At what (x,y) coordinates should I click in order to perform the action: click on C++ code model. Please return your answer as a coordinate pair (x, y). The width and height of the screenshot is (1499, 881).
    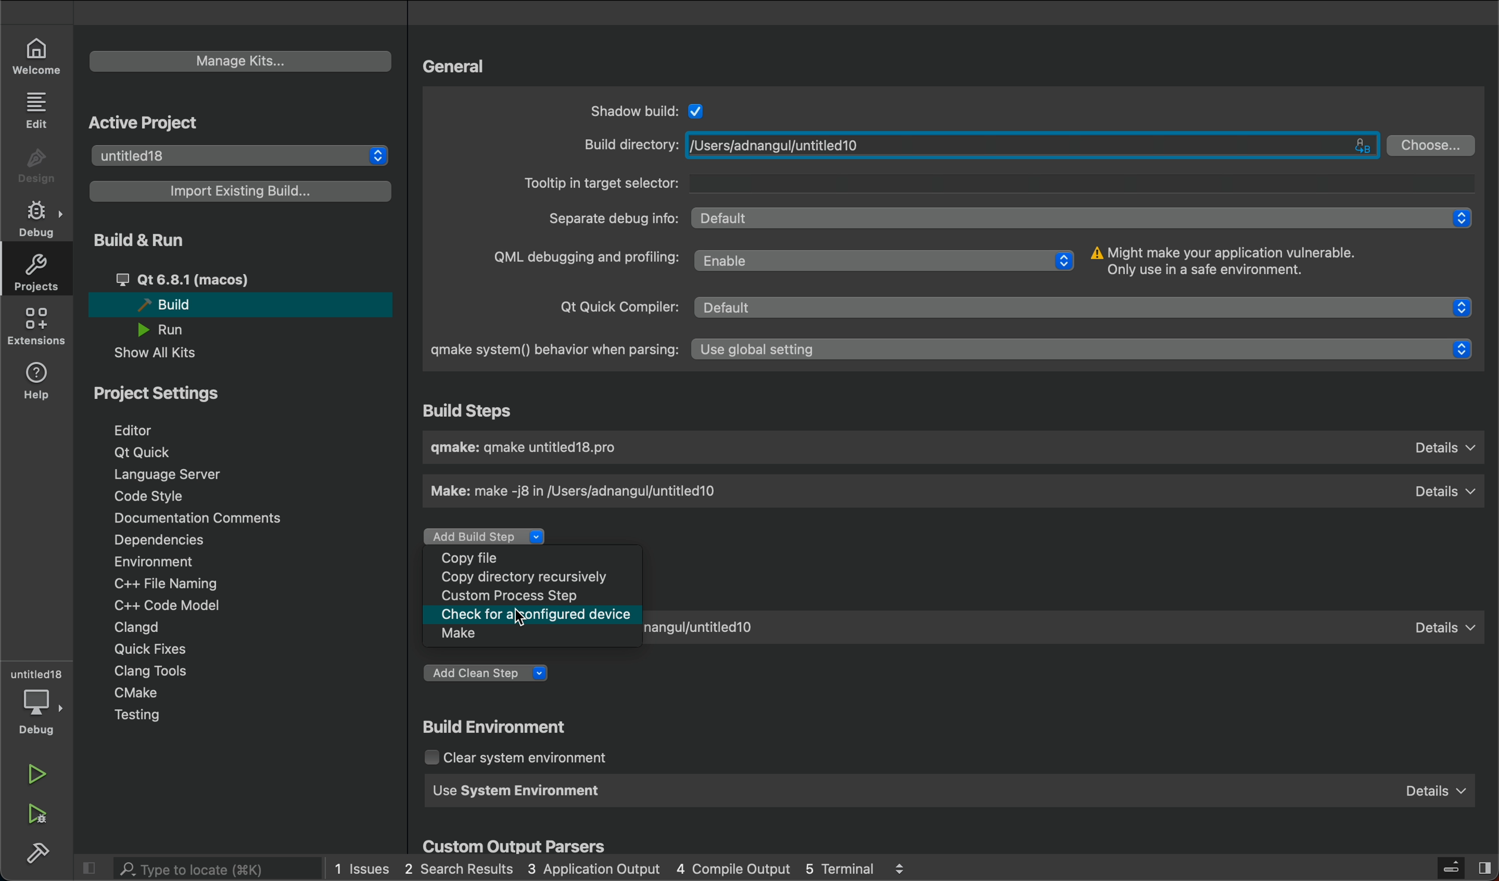
    Looking at the image, I should click on (170, 606).